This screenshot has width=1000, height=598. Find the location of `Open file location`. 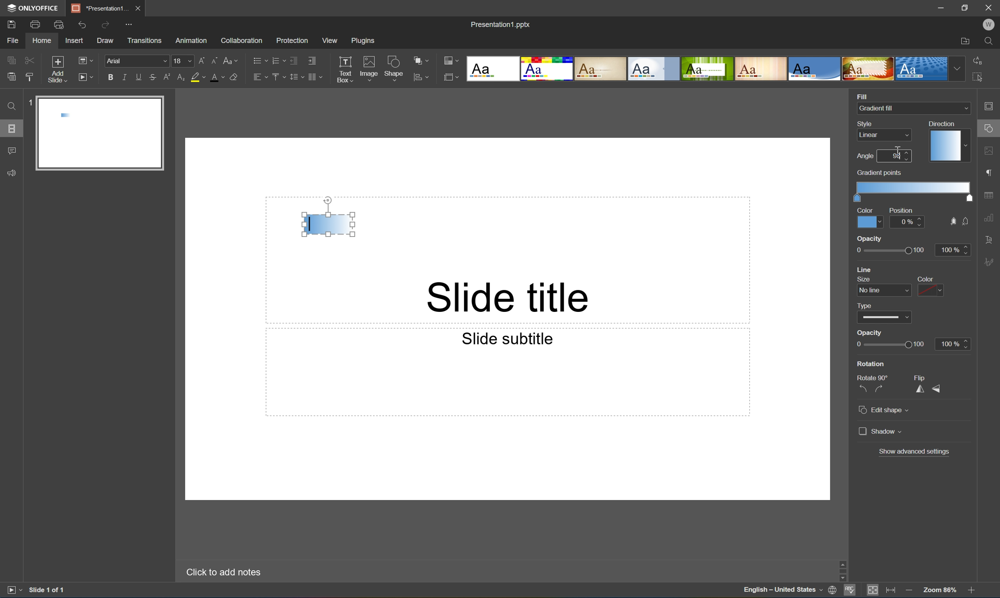

Open file location is located at coordinates (965, 42).